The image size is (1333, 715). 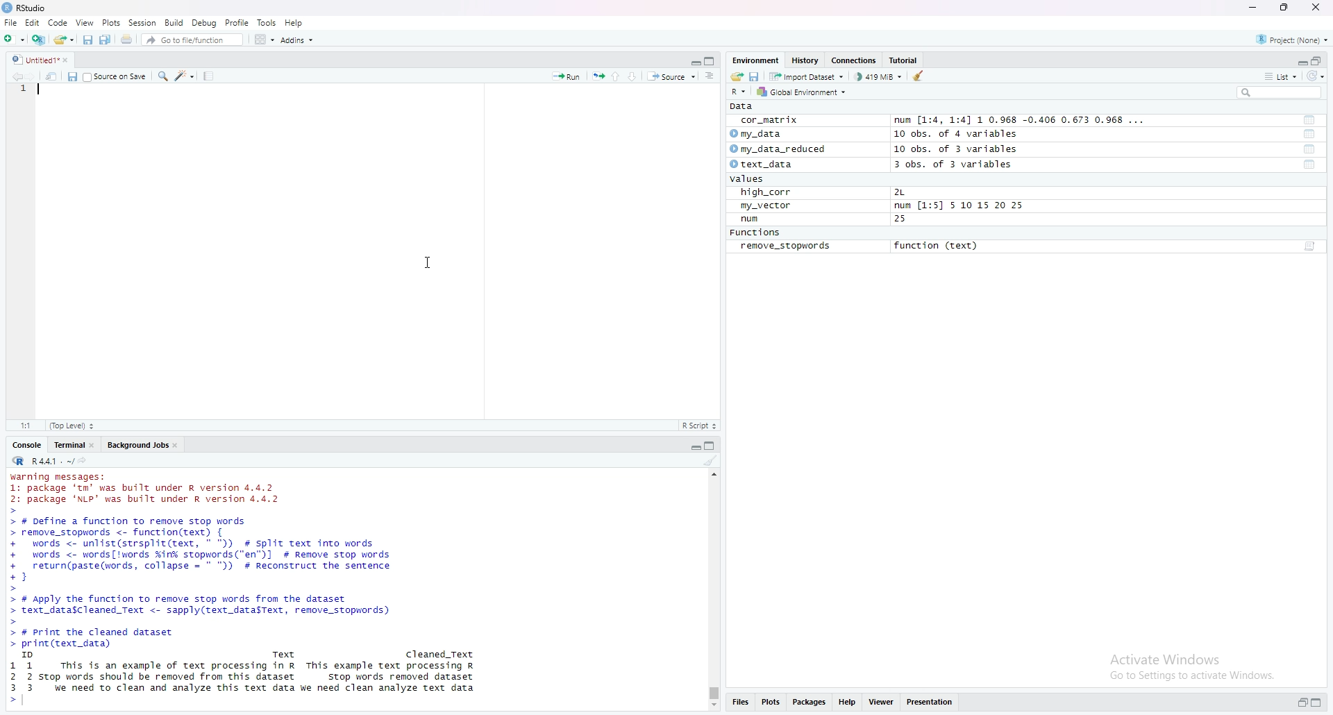 What do you see at coordinates (1163, 656) in the screenshot?
I see `Activate Windows` at bounding box center [1163, 656].